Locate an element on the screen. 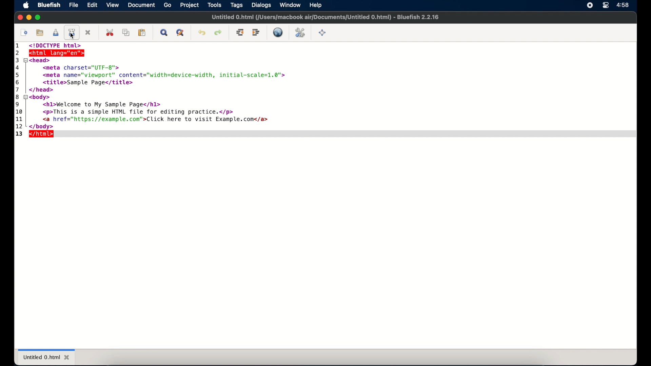  <meta charset="UTF-8"> is located at coordinates (84, 67).